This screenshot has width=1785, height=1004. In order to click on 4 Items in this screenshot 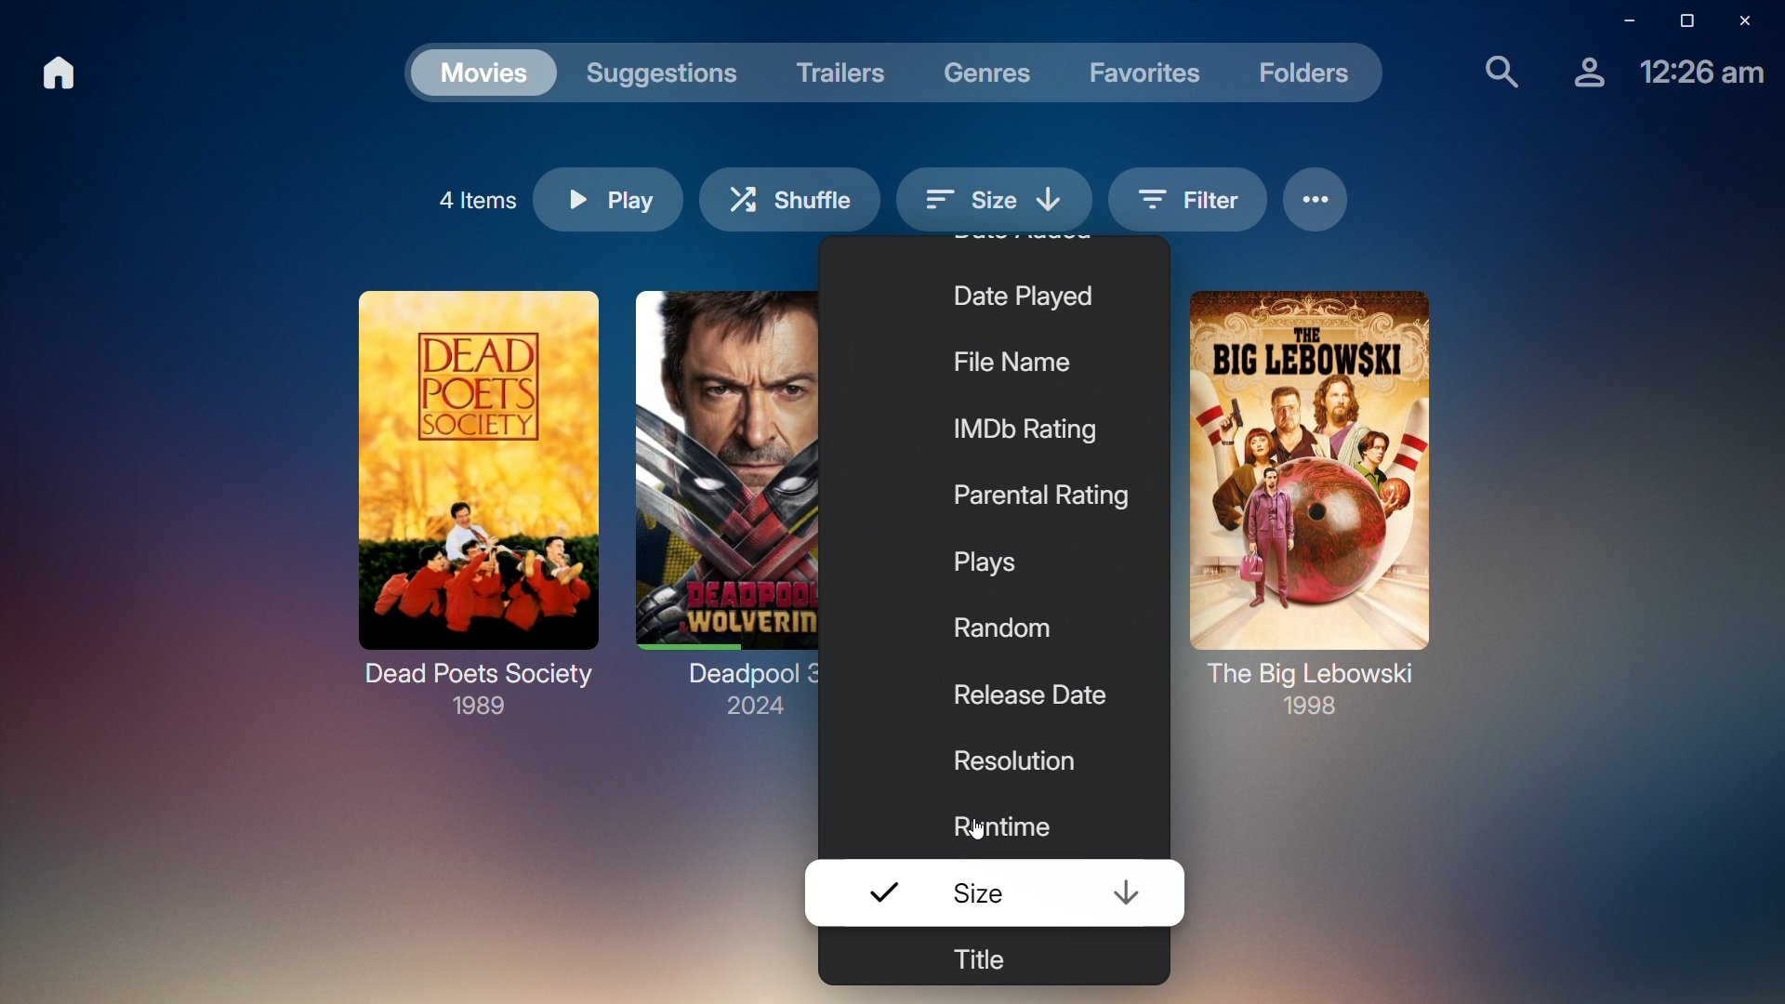, I will do `click(474, 195)`.